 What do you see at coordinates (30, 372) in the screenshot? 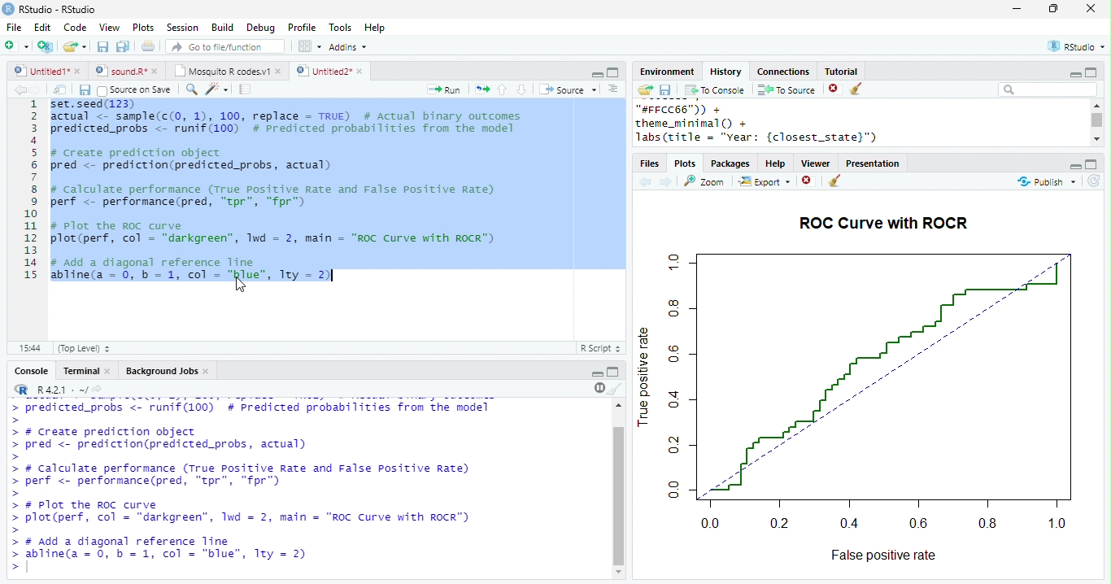
I see `console` at bounding box center [30, 372].